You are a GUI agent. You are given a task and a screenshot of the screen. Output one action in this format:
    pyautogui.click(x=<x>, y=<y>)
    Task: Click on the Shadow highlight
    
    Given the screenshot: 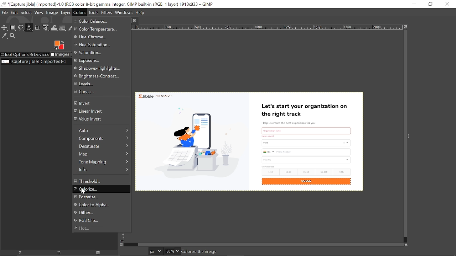 What is the action you would take?
    pyautogui.click(x=98, y=69)
    